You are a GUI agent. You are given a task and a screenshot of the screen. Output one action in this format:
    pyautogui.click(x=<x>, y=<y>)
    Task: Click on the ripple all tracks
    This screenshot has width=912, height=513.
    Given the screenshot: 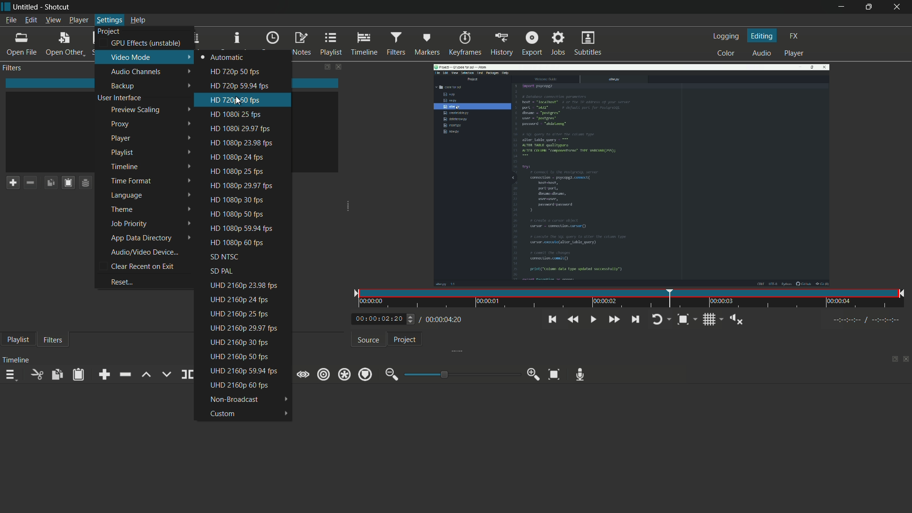 What is the action you would take?
    pyautogui.click(x=343, y=374)
    